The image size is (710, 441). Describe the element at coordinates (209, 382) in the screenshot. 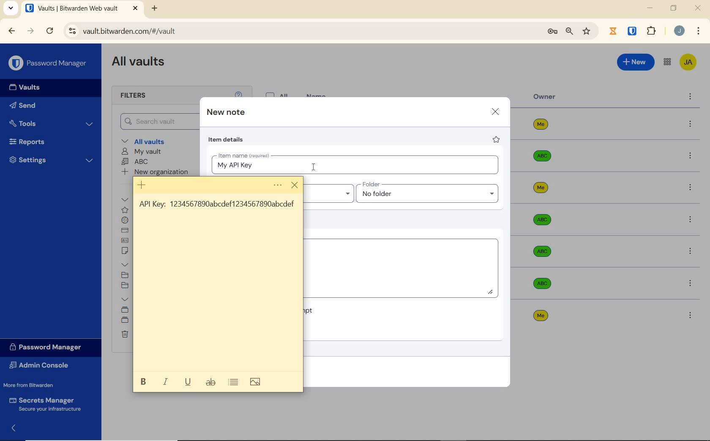

I see `strikethrough` at that location.